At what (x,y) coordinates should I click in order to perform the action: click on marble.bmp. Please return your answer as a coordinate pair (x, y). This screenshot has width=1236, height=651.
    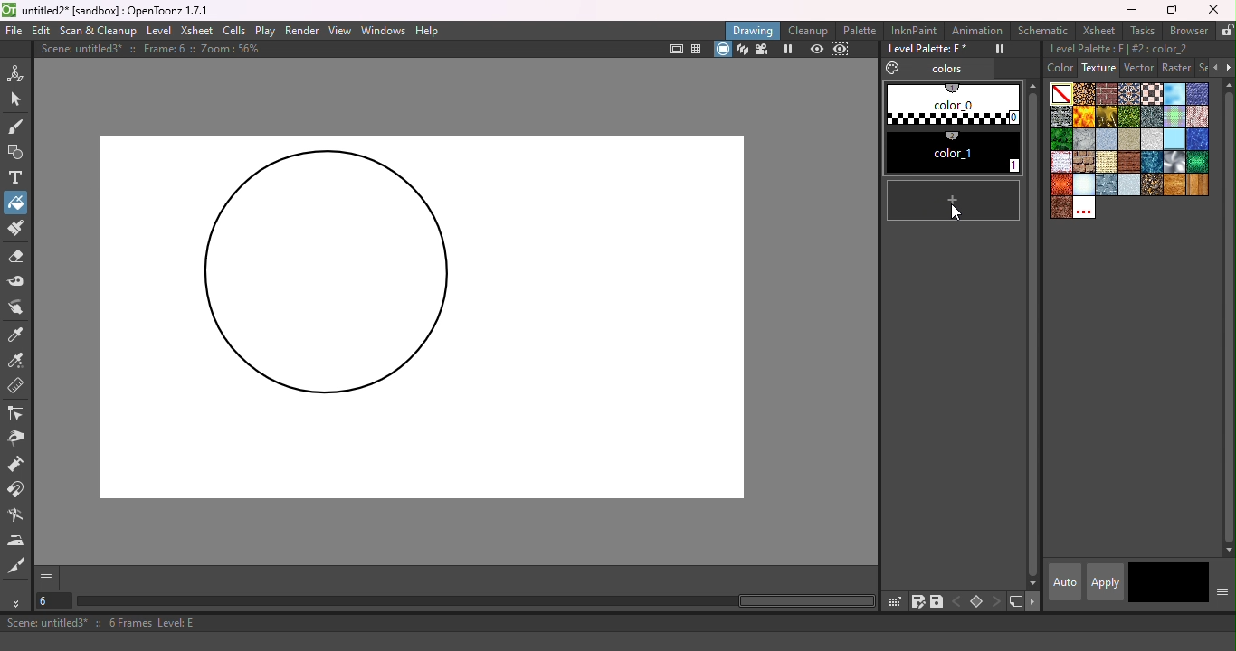
    Looking at the image, I should click on (1084, 139).